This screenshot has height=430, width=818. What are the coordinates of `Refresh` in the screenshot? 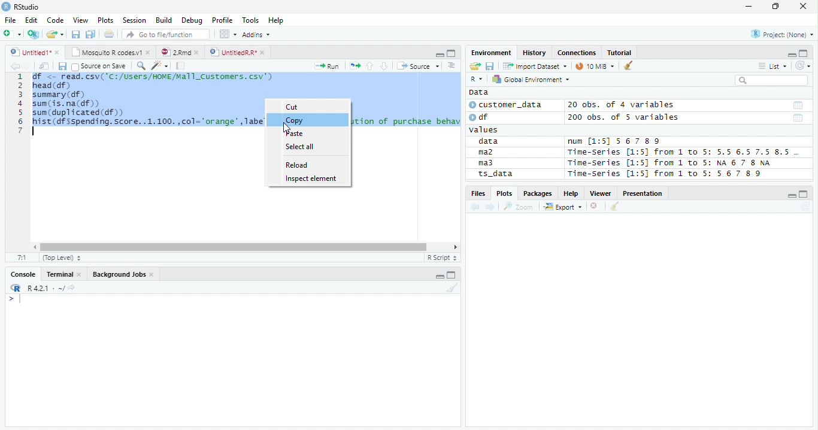 It's located at (805, 207).